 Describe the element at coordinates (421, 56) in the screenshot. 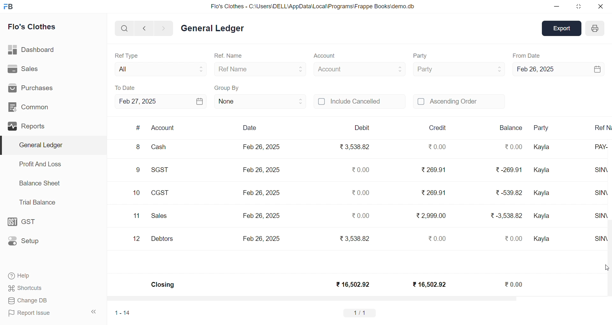

I see `Party` at that location.